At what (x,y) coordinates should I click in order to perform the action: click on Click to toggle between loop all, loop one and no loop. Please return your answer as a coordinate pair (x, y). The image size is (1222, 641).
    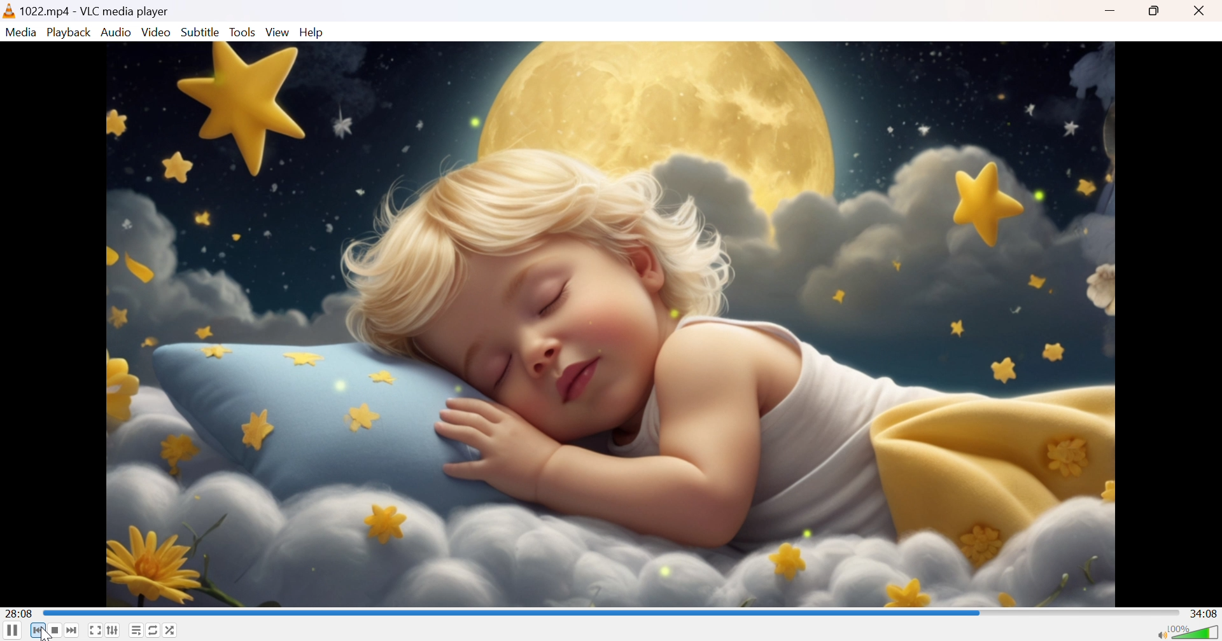
    Looking at the image, I should click on (152, 629).